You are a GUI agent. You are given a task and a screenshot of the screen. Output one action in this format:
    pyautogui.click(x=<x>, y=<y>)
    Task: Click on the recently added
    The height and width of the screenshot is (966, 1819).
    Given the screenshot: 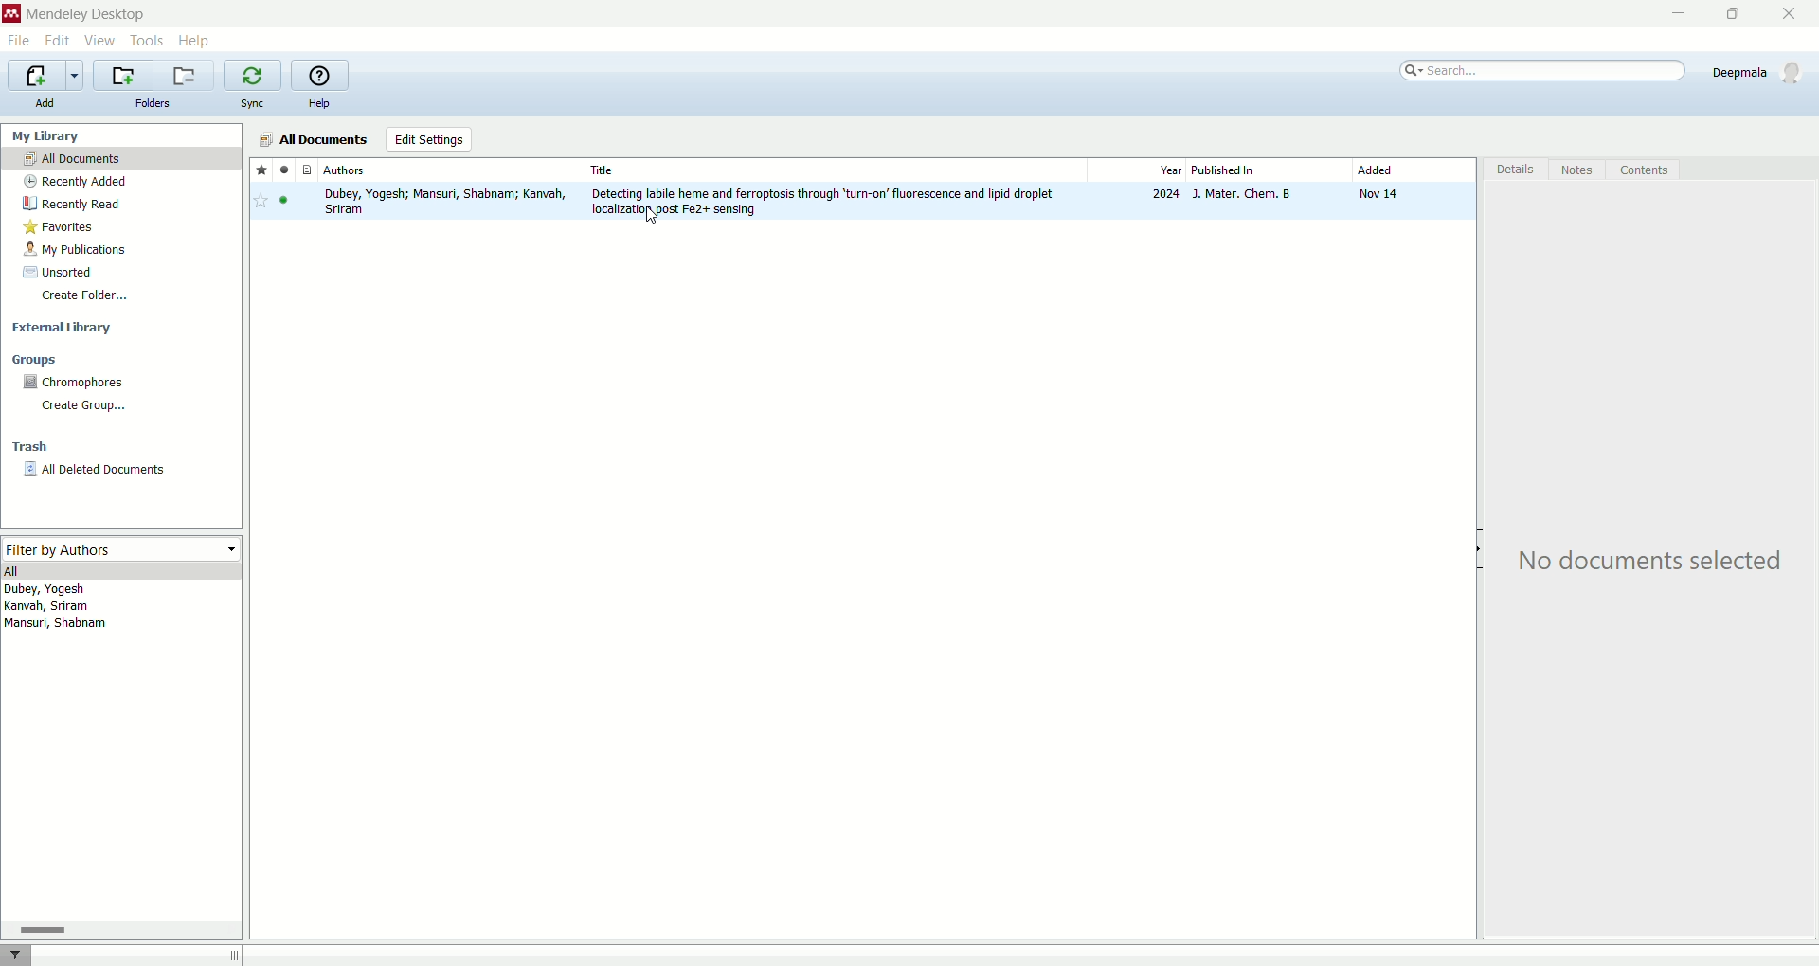 What is the action you would take?
    pyautogui.click(x=77, y=181)
    